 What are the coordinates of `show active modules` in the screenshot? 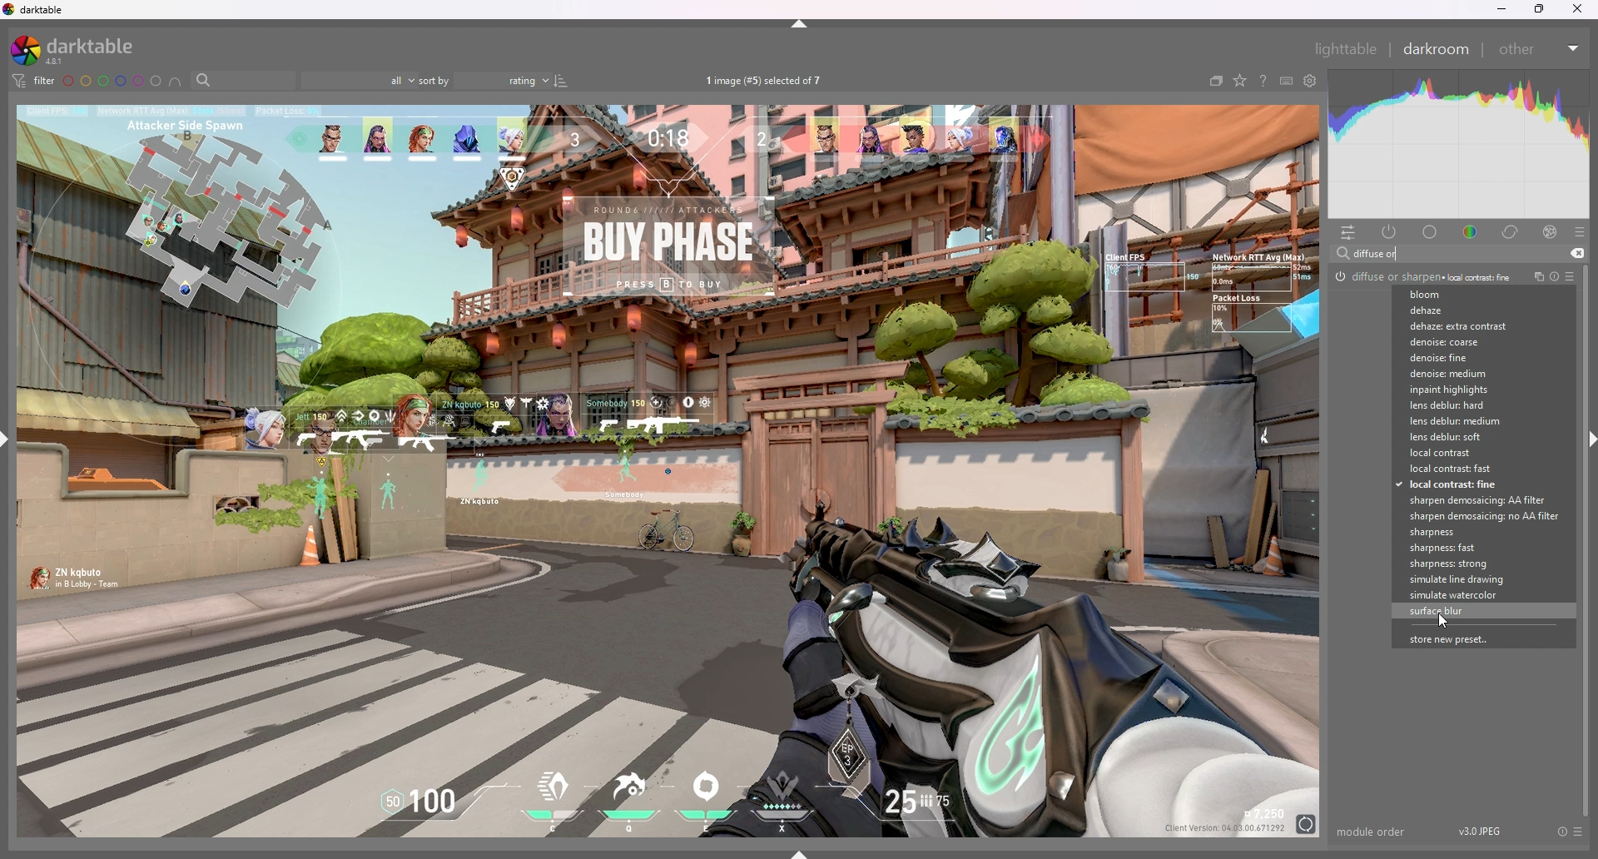 It's located at (1390, 231).